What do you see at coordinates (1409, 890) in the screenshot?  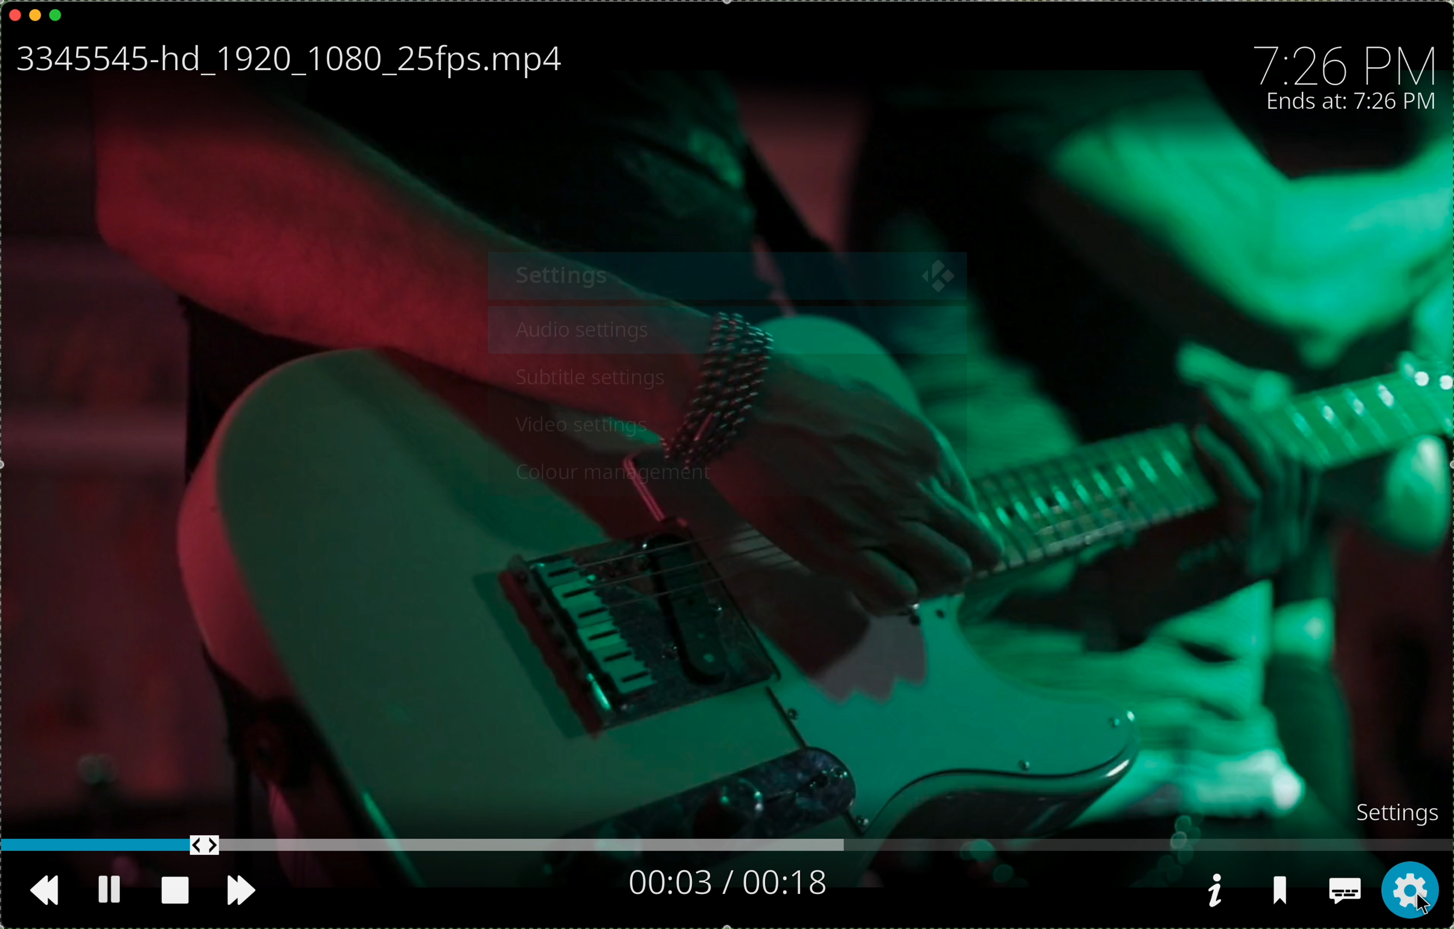 I see `click on settings` at bounding box center [1409, 890].